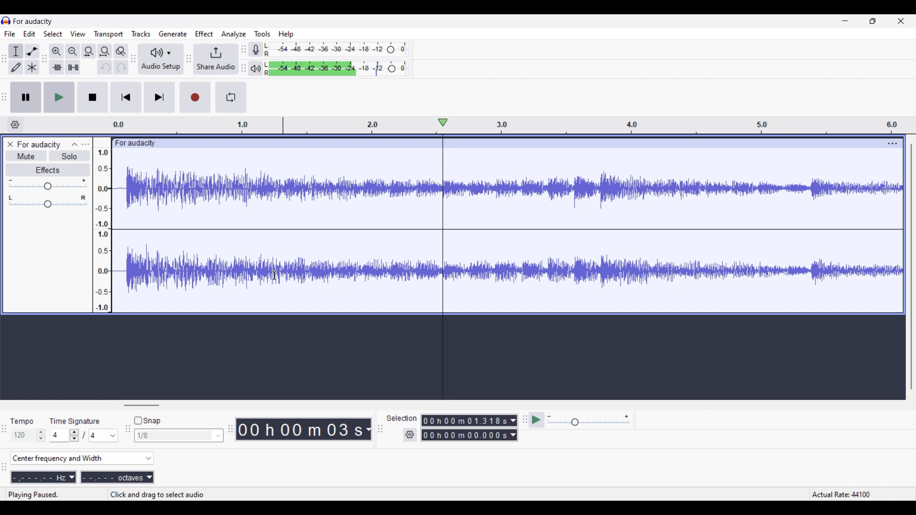 The image size is (916, 515). I want to click on Edit menu, so click(30, 33).